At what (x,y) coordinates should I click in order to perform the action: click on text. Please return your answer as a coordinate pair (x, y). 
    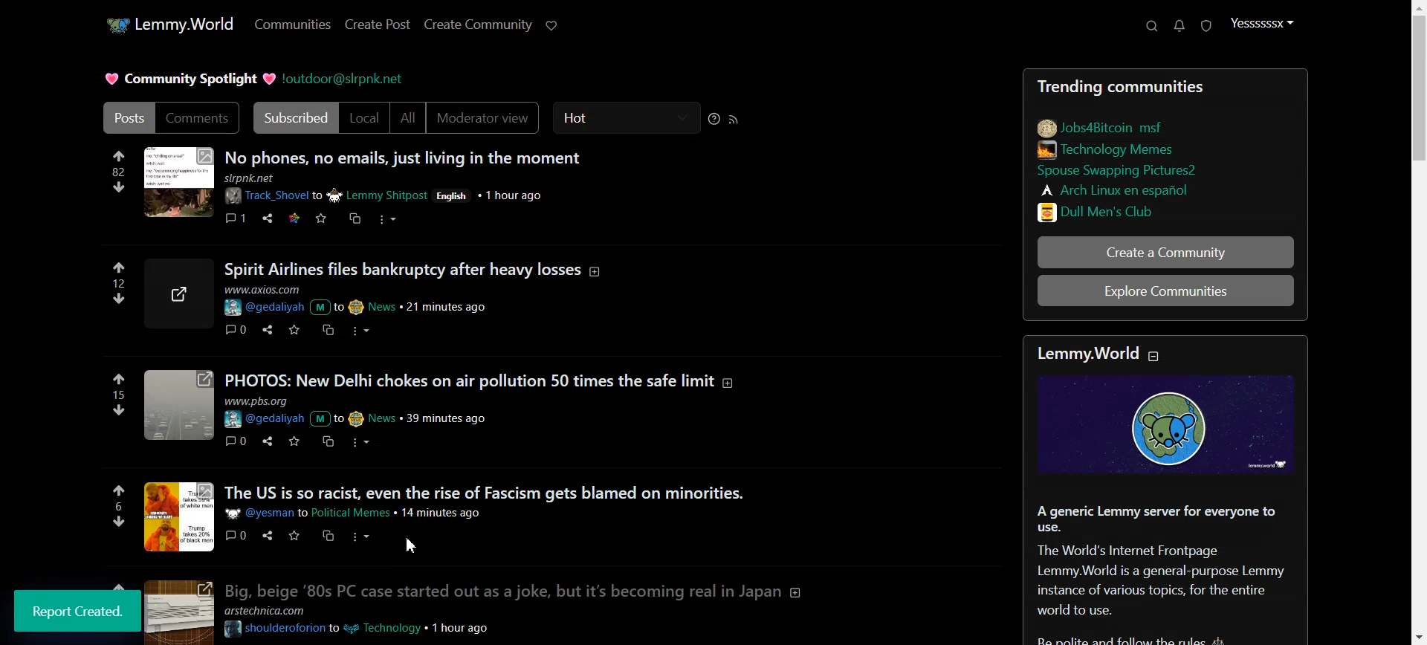
    Looking at the image, I should click on (1096, 354).